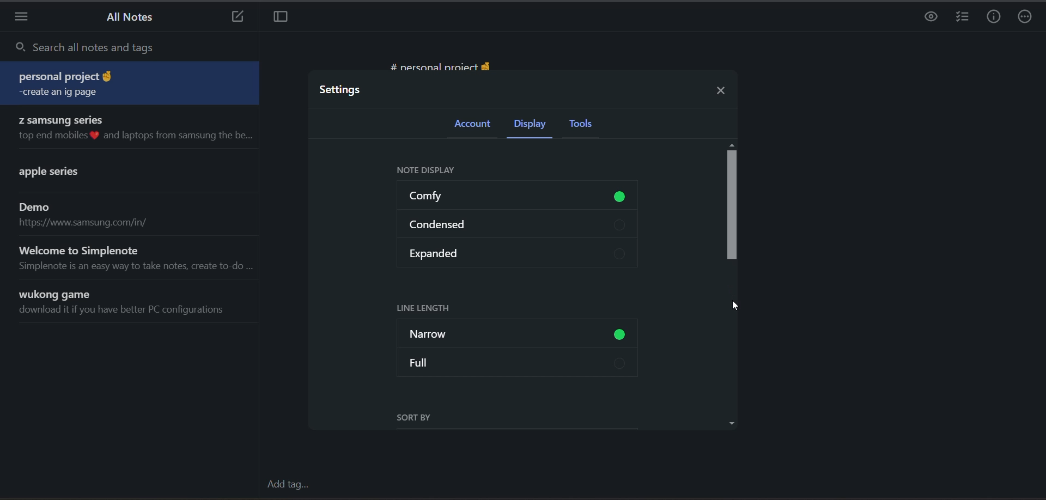  Describe the element at coordinates (127, 18) in the screenshot. I see `all notes` at that location.